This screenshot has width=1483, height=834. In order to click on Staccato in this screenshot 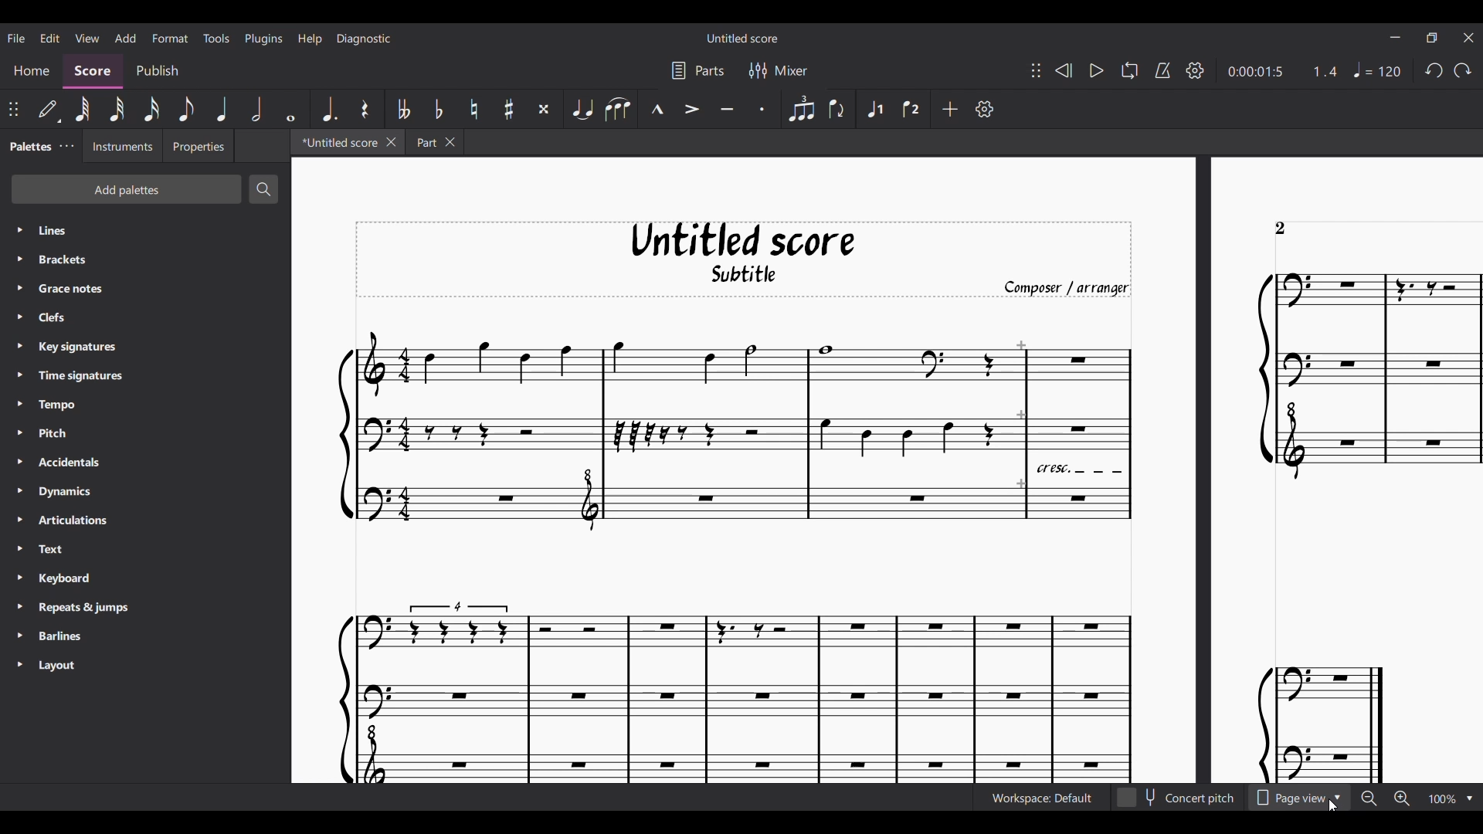, I will do `click(765, 109)`.